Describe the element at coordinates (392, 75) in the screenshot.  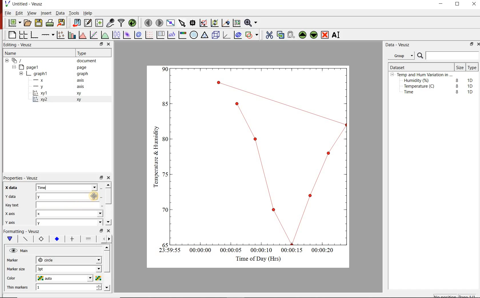
I see `hide sub menu` at that location.